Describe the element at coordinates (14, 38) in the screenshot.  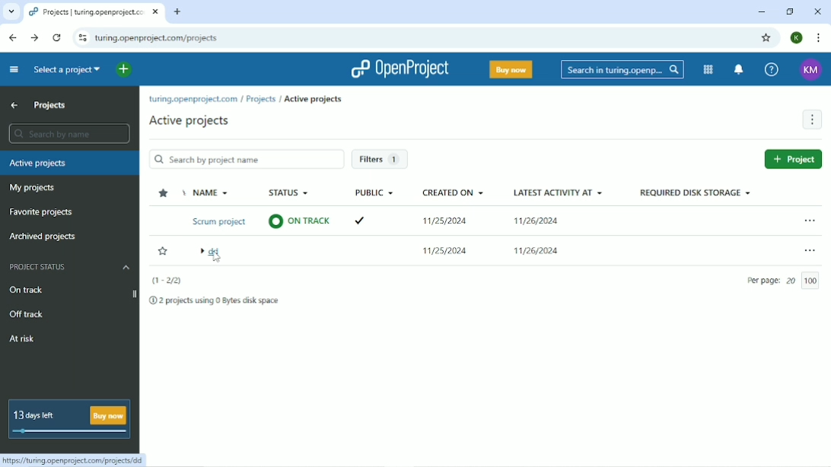
I see `Back` at that location.